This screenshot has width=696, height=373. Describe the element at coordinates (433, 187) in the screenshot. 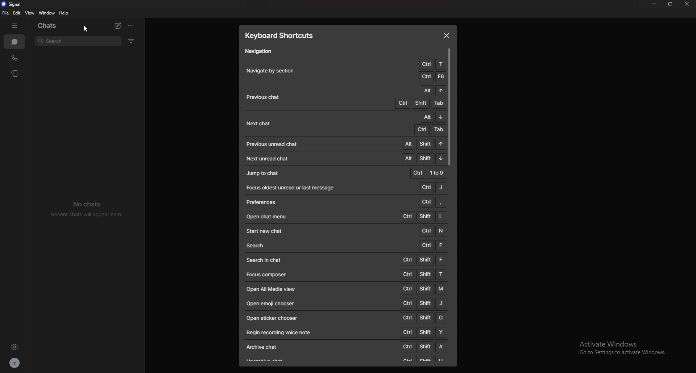

I see `CTRL + J` at that location.